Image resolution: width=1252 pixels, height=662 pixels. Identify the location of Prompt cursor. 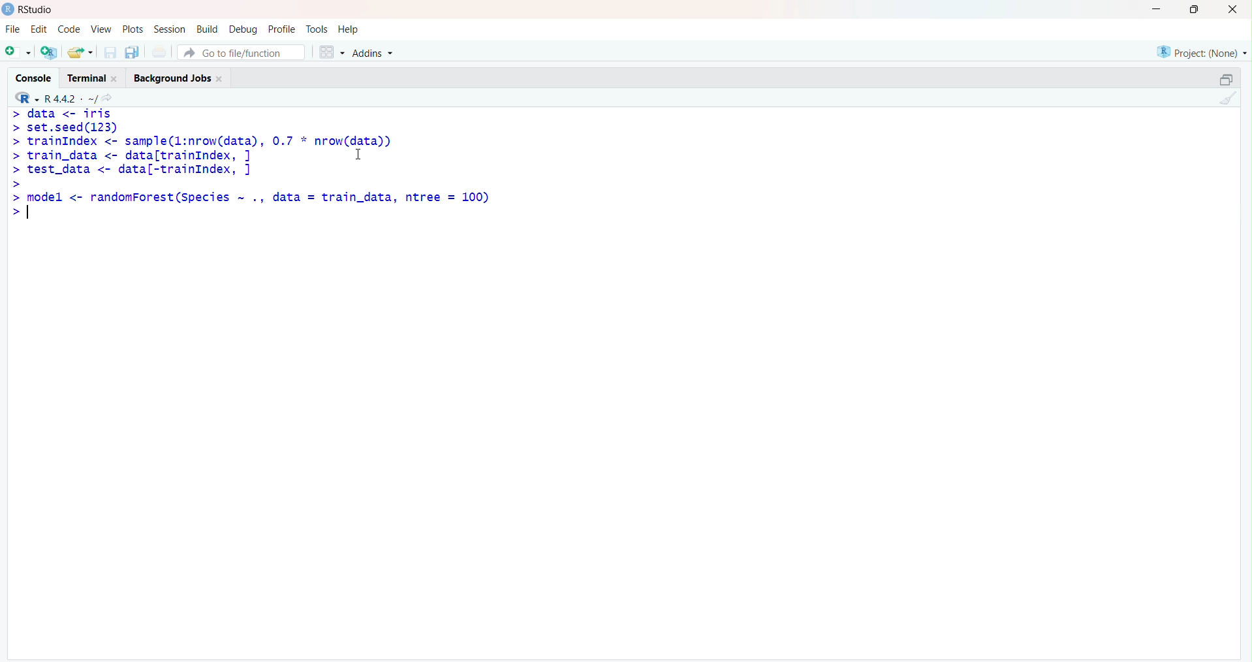
(15, 114).